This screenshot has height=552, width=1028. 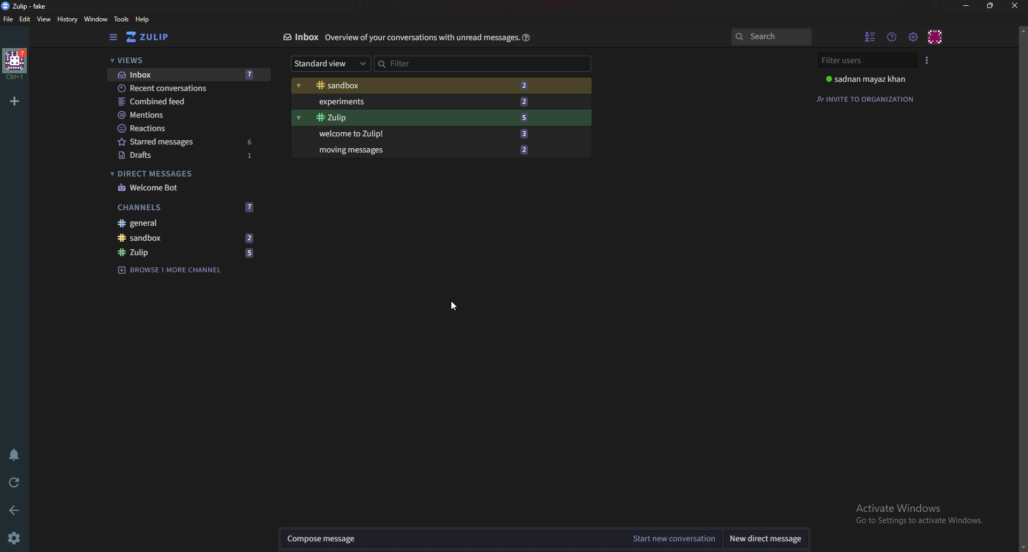 I want to click on General, so click(x=190, y=223).